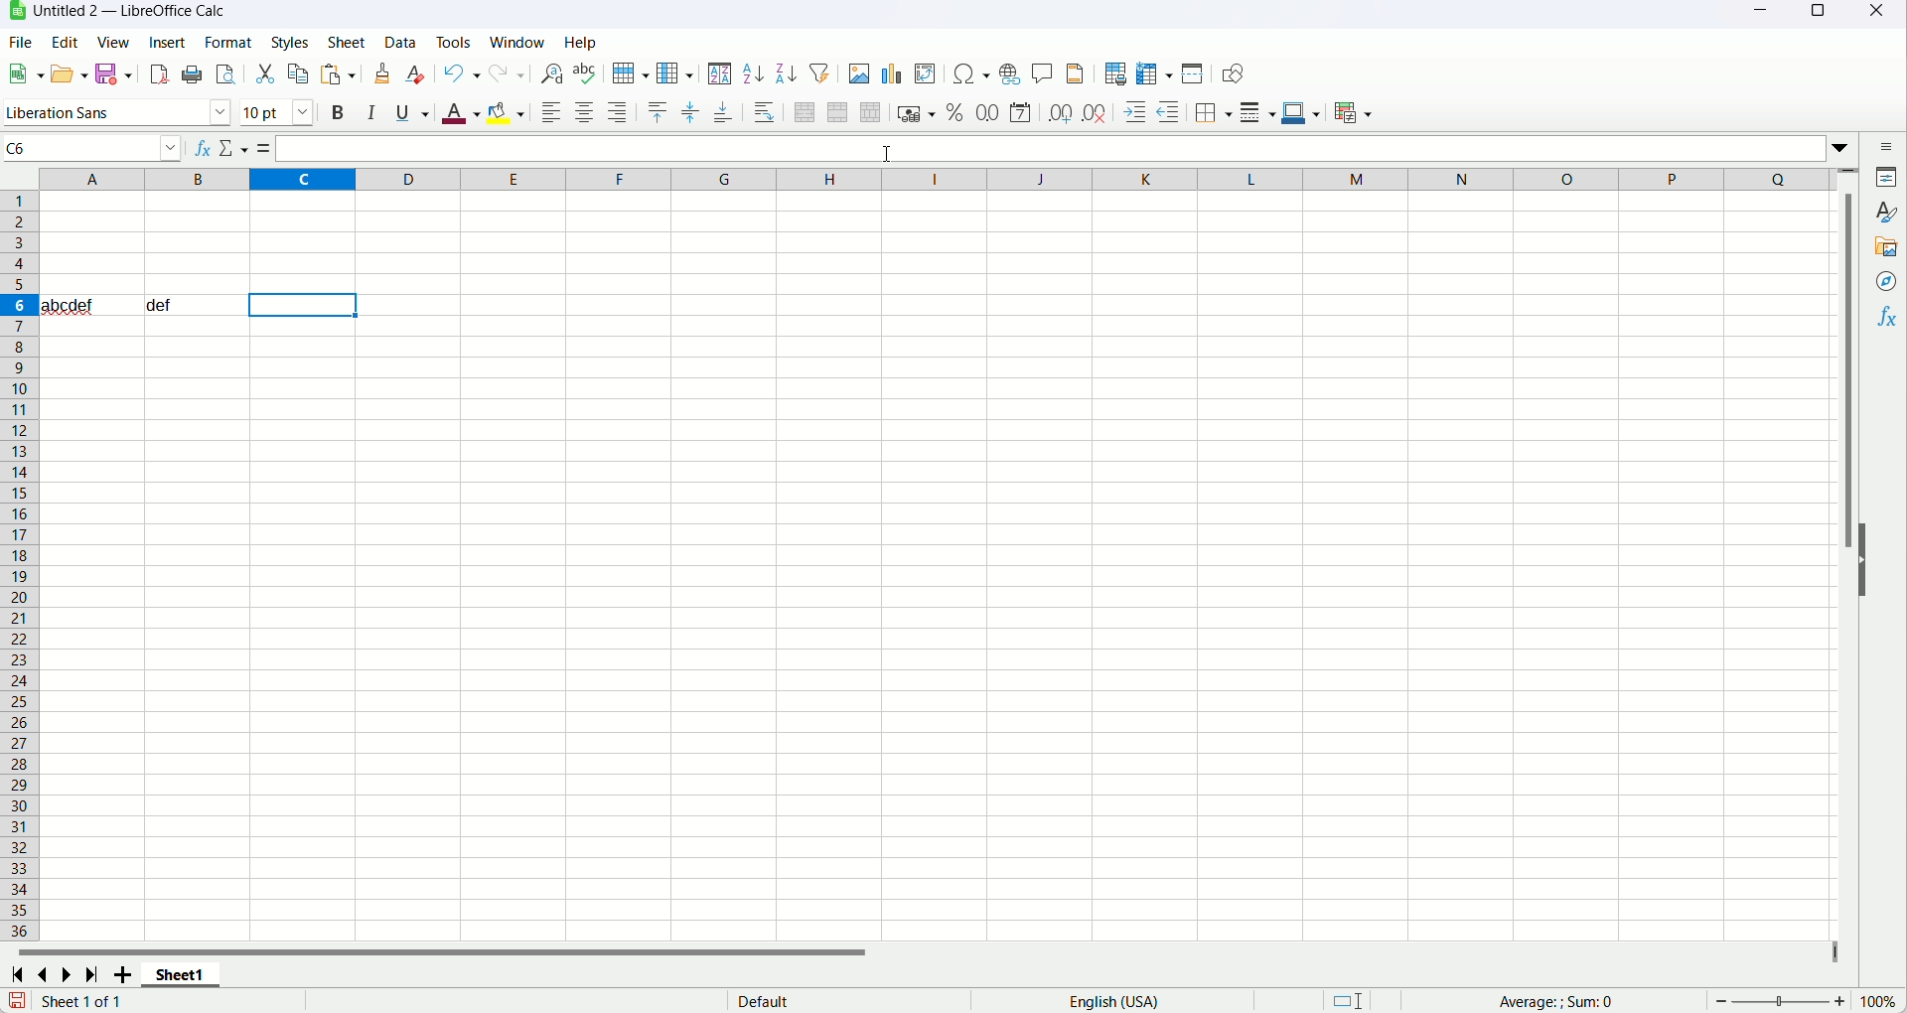  Describe the element at coordinates (552, 73) in the screenshot. I see `find and replace` at that location.